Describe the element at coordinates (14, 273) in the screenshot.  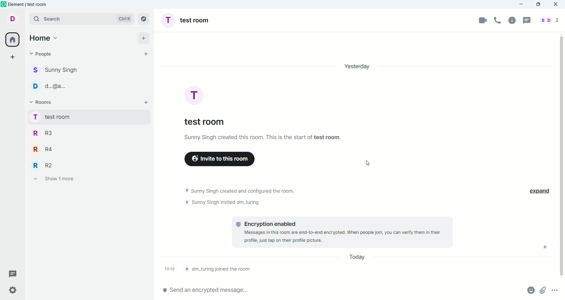
I see `threads` at that location.